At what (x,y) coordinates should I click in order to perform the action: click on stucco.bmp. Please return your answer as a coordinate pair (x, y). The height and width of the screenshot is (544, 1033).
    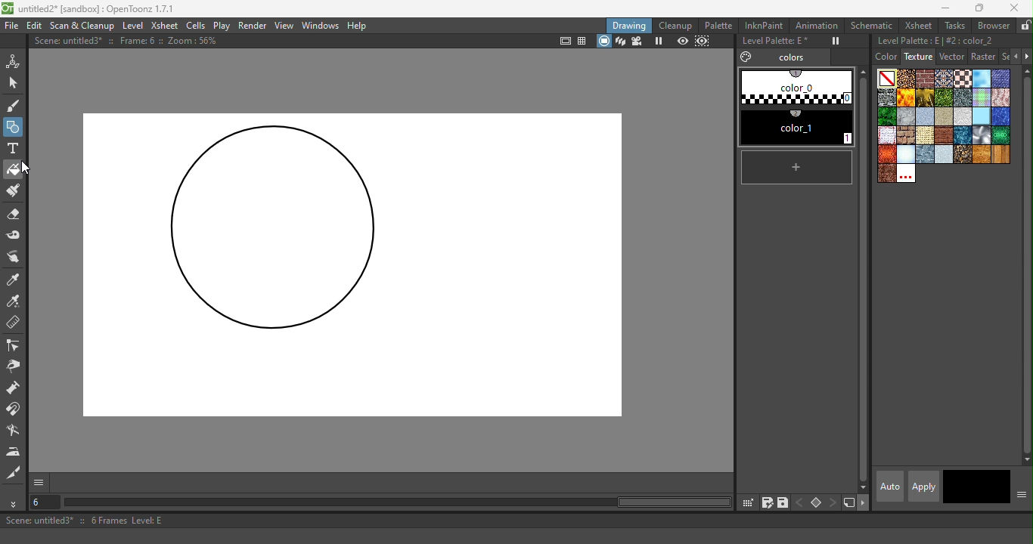
    Looking at the image, I should click on (945, 155).